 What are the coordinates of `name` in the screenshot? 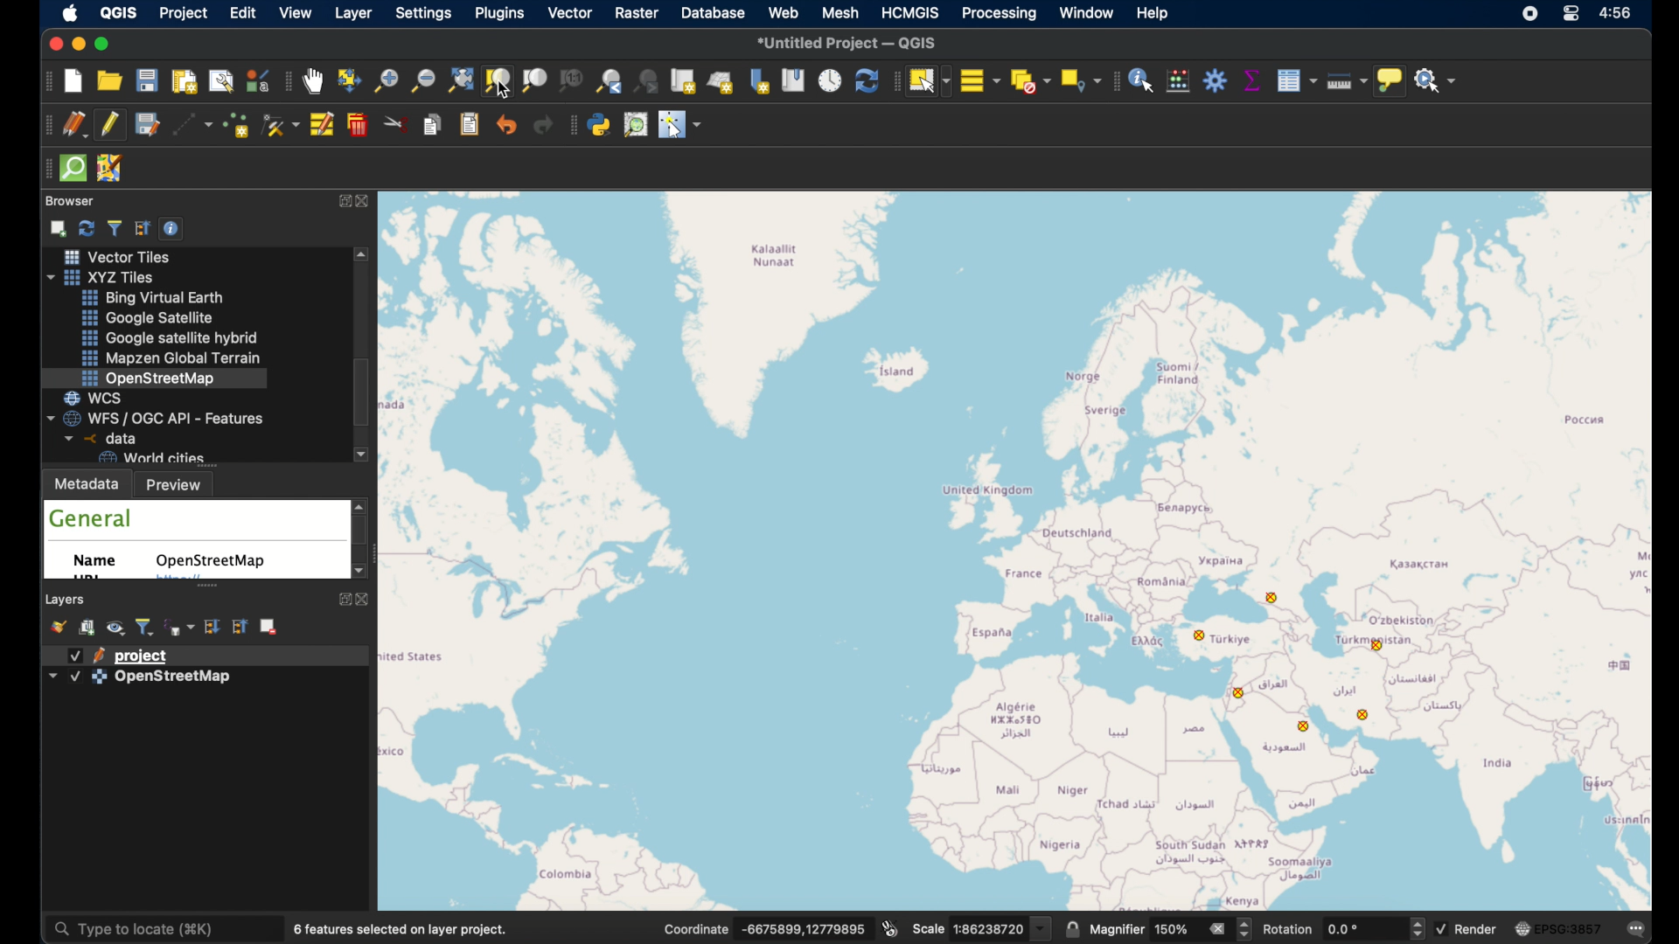 It's located at (101, 564).